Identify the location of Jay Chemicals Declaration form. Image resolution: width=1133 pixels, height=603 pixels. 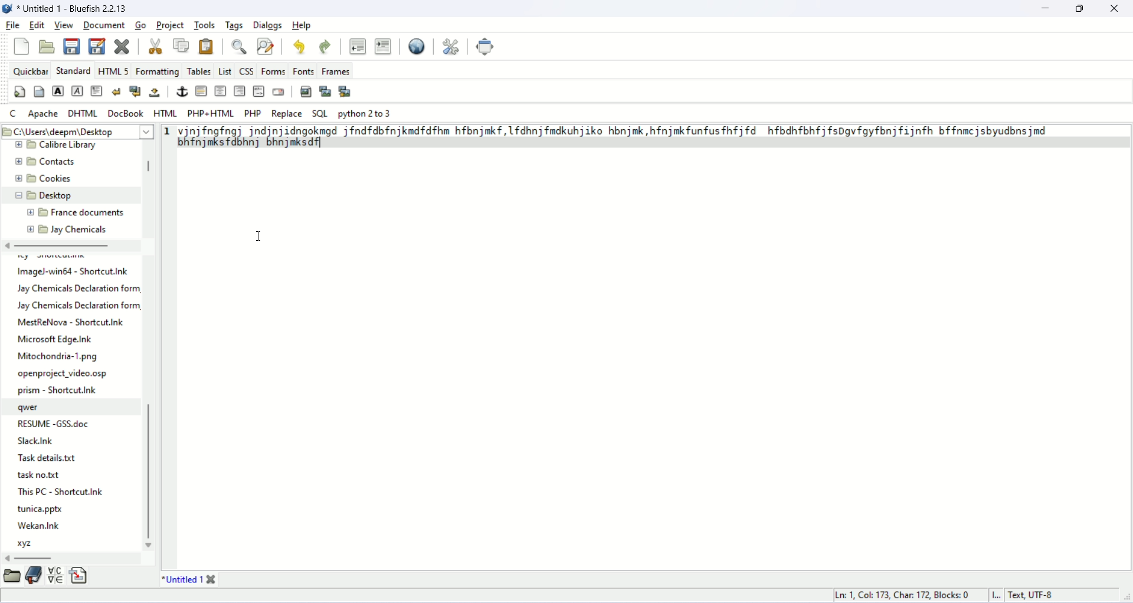
(81, 288).